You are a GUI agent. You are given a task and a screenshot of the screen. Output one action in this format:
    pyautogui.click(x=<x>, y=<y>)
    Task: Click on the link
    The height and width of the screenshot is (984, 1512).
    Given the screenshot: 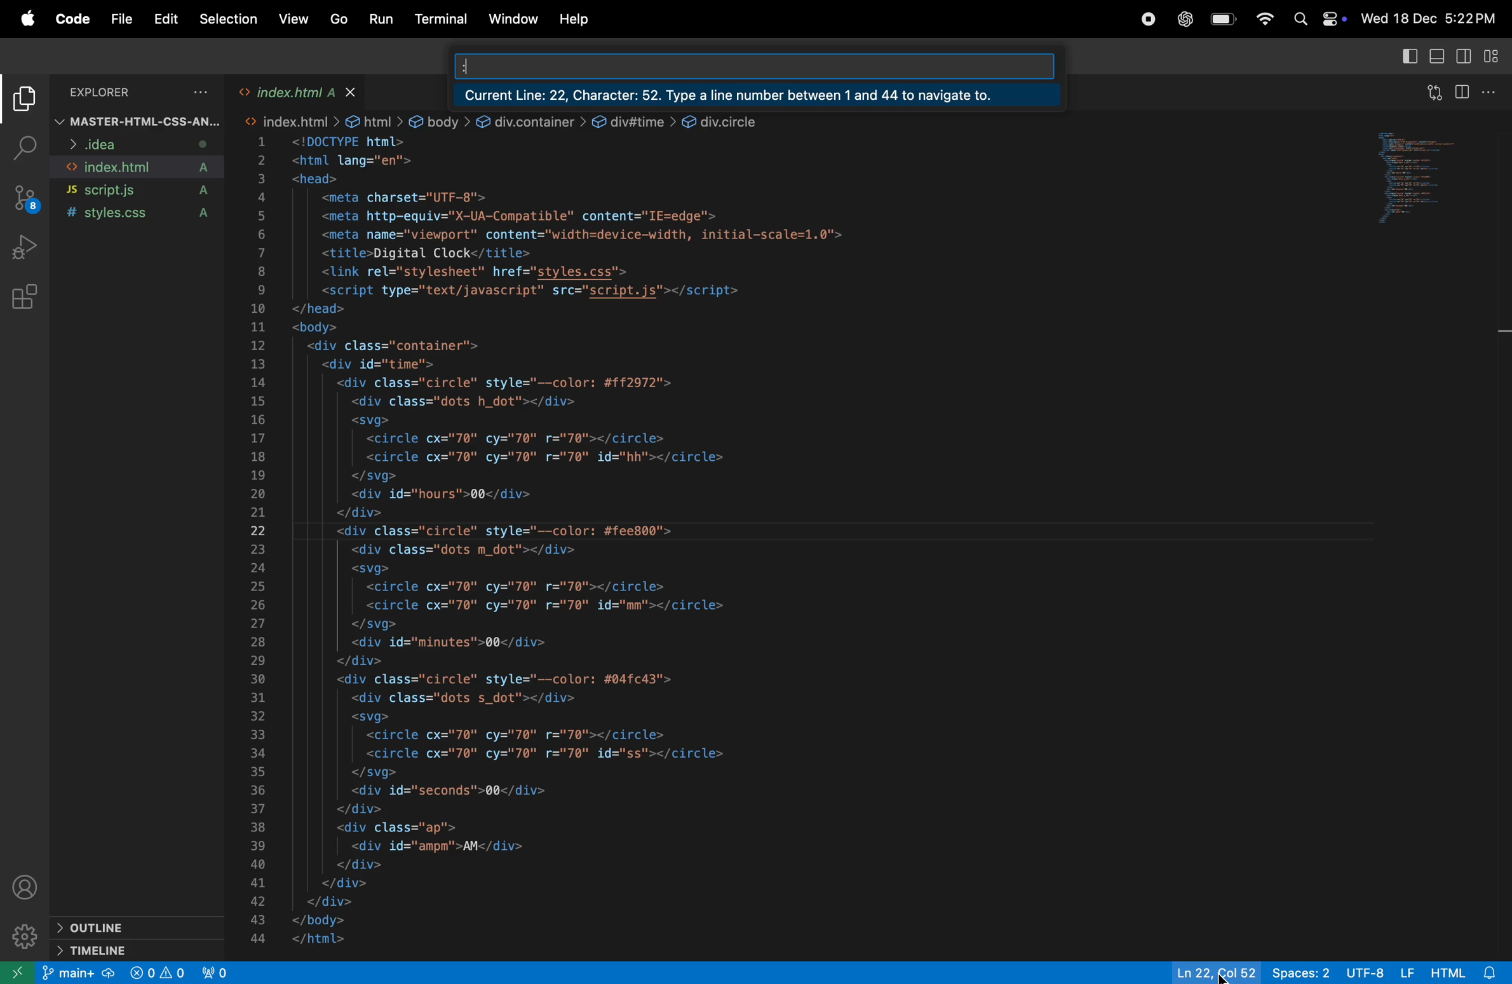 What is the action you would take?
    pyautogui.click(x=441, y=119)
    